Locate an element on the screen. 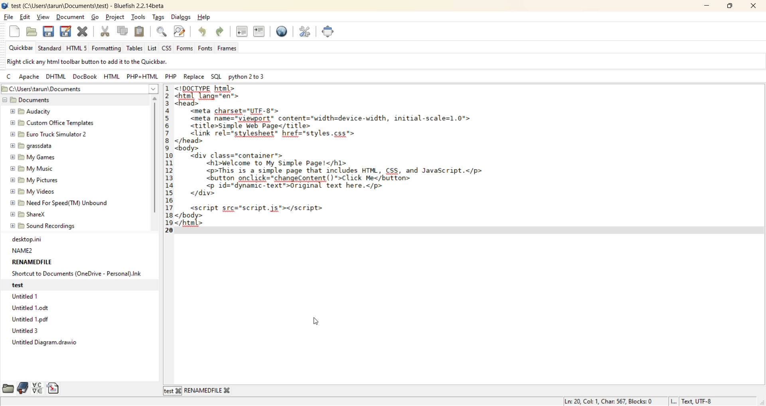 The height and width of the screenshot is (406, 766). close file is located at coordinates (83, 32).